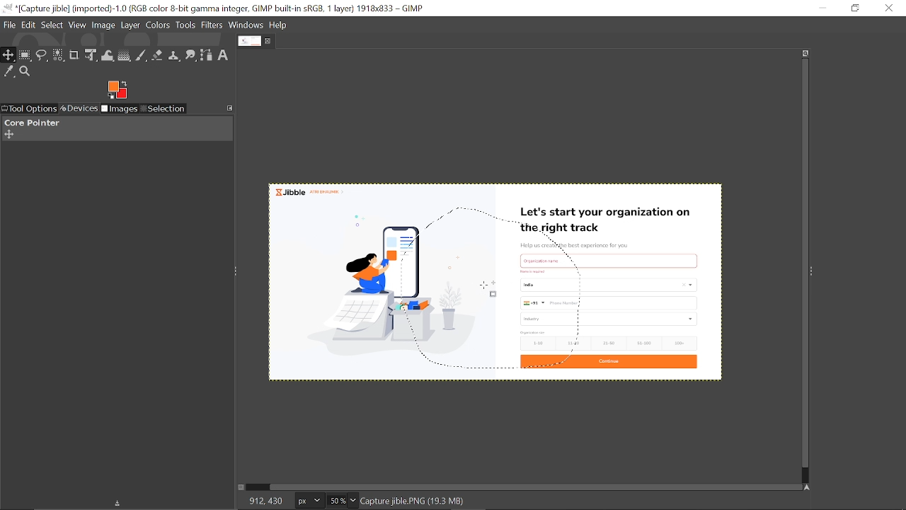 The image size is (906, 510). What do you see at coordinates (142, 57) in the screenshot?
I see `Paintbrush tool` at bounding box center [142, 57].